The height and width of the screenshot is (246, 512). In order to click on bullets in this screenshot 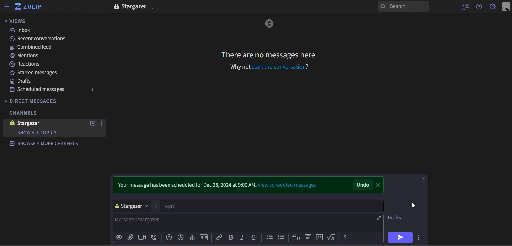, I will do `click(282, 238)`.